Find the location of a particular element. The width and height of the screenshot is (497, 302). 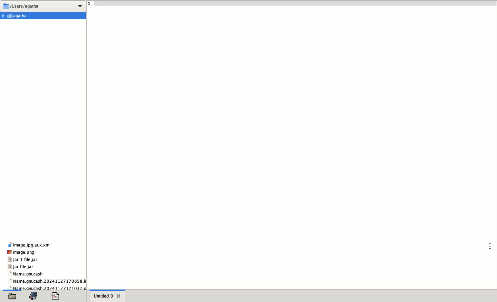

cursor is located at coordinates (489, 246).